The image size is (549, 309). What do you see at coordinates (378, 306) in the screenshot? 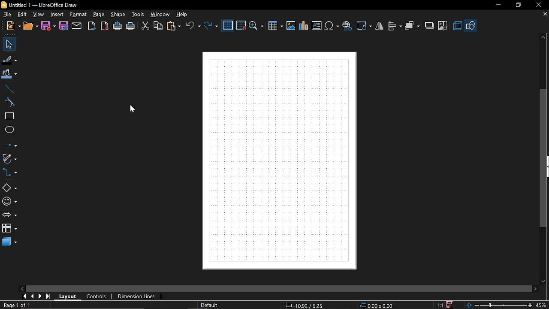
I see `0.00 x 0.00` at bounding box center [378, 306].